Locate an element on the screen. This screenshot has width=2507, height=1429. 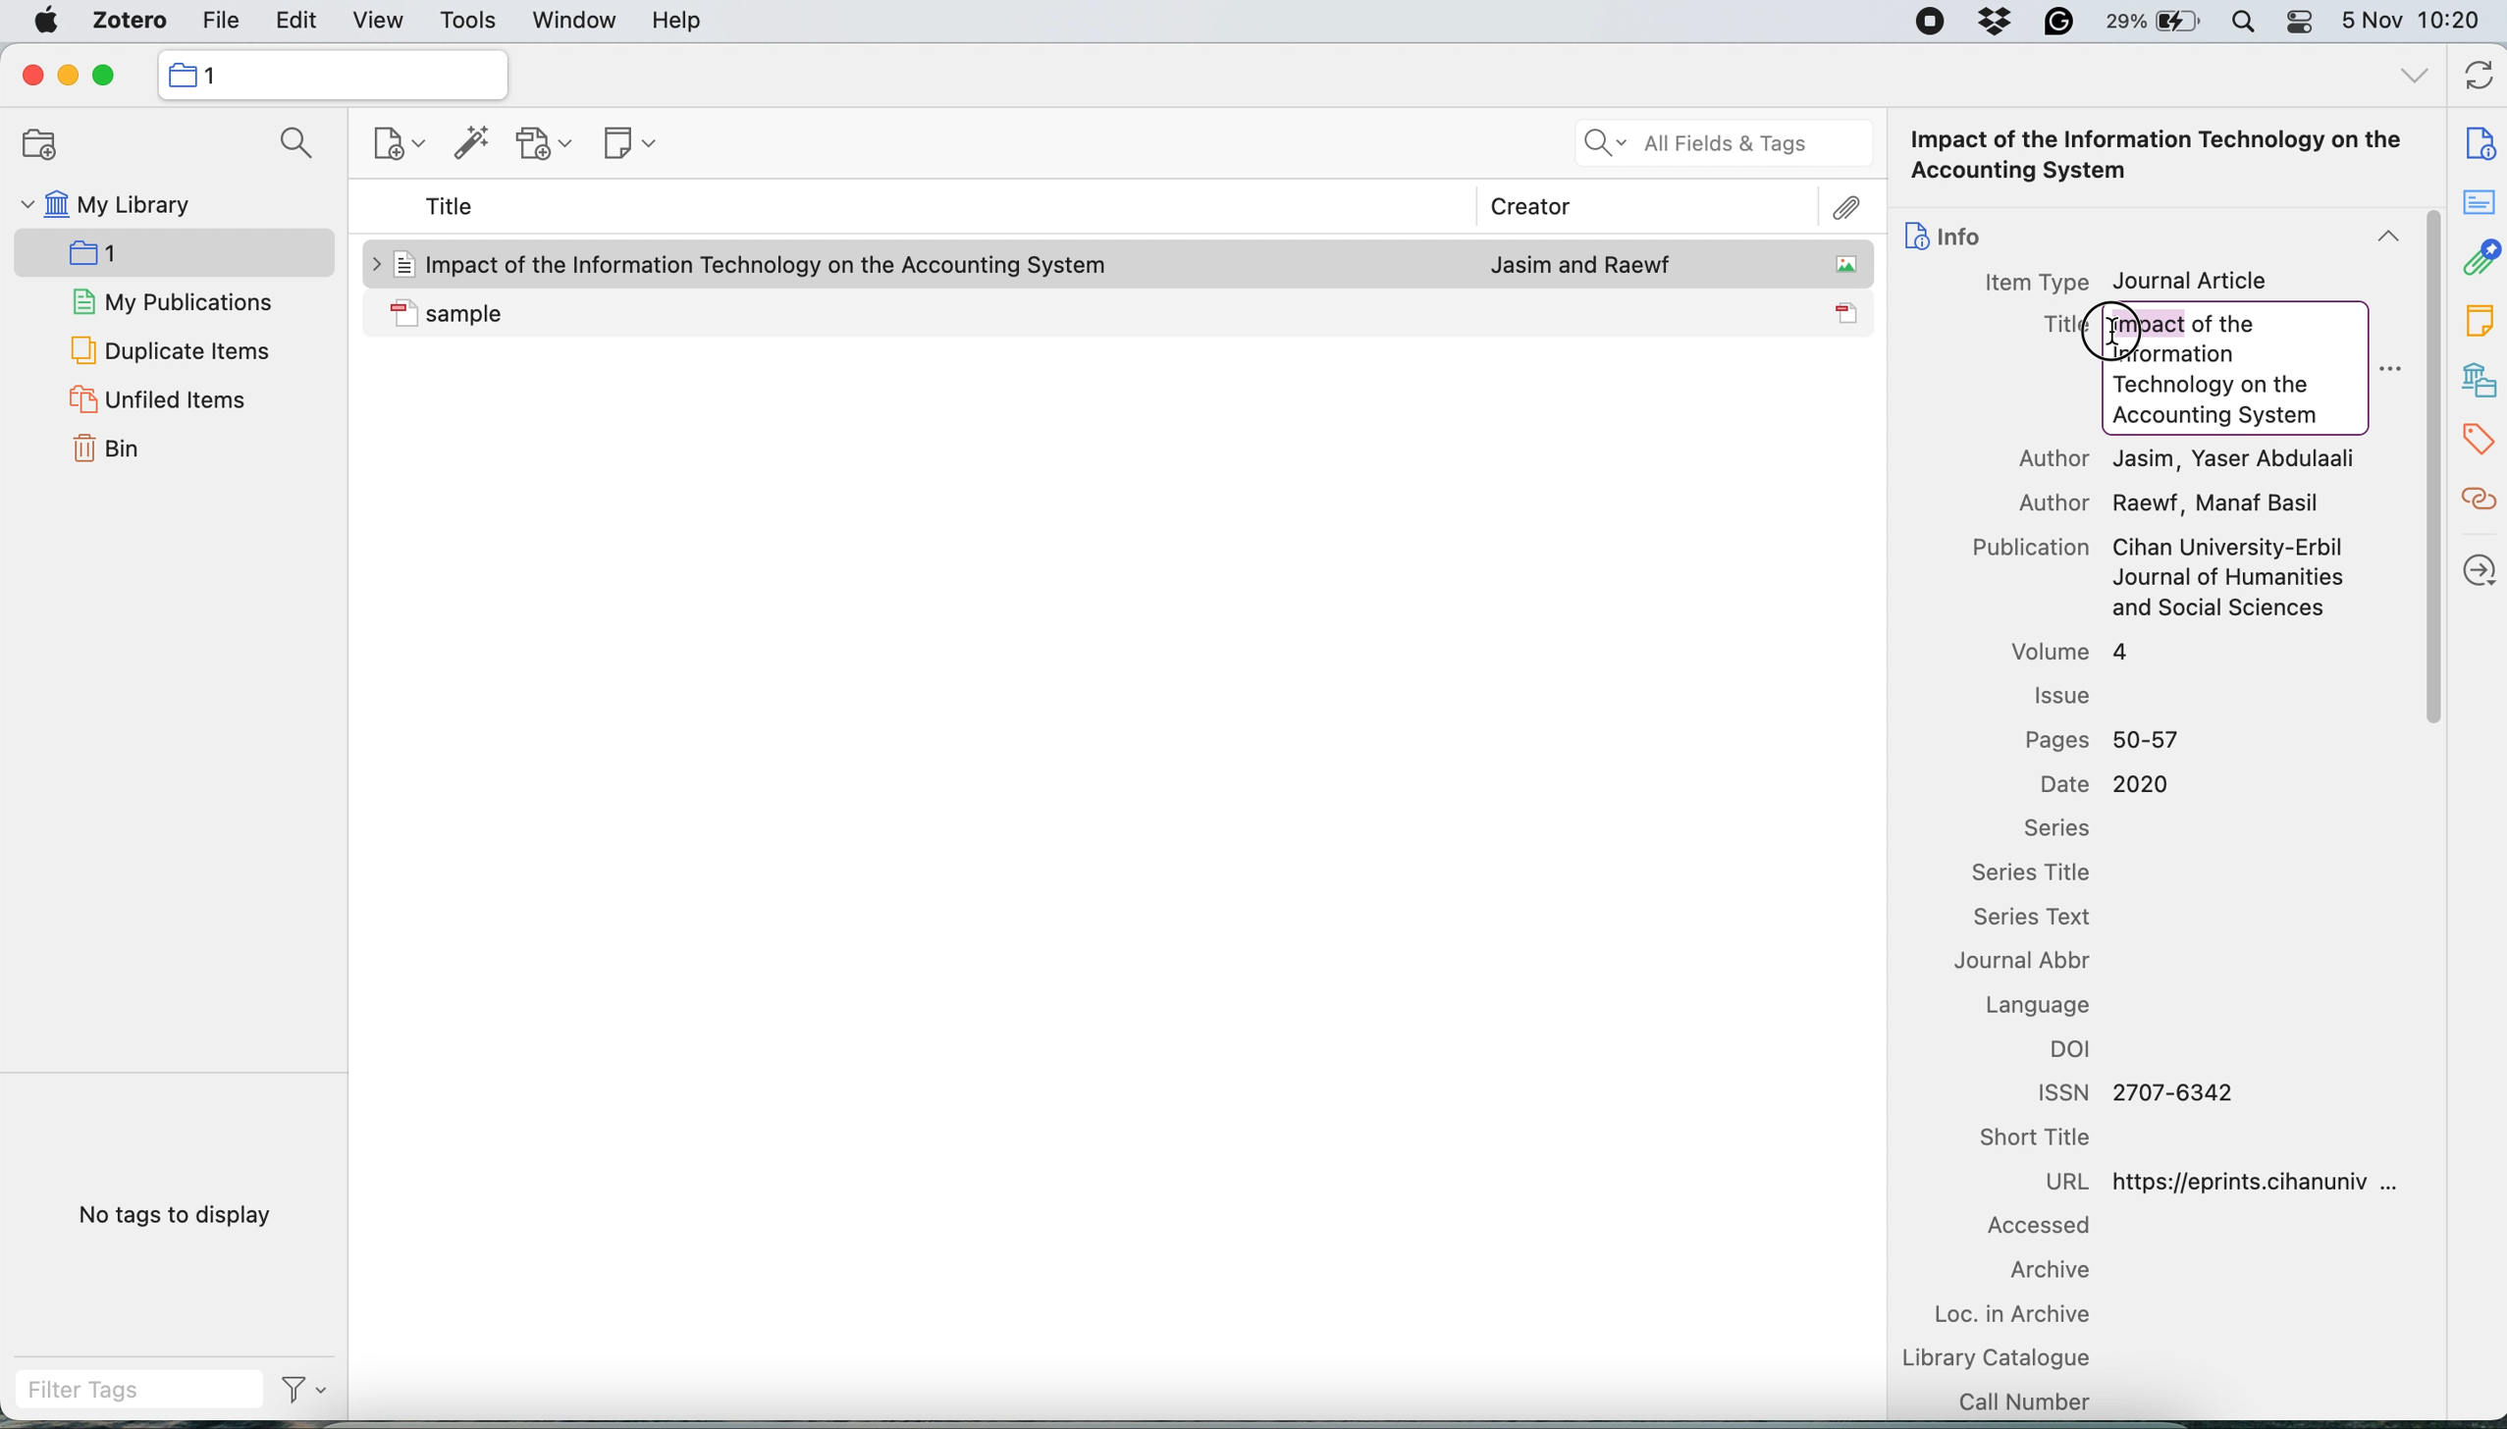
system logo is located at coordinates (43, 22).